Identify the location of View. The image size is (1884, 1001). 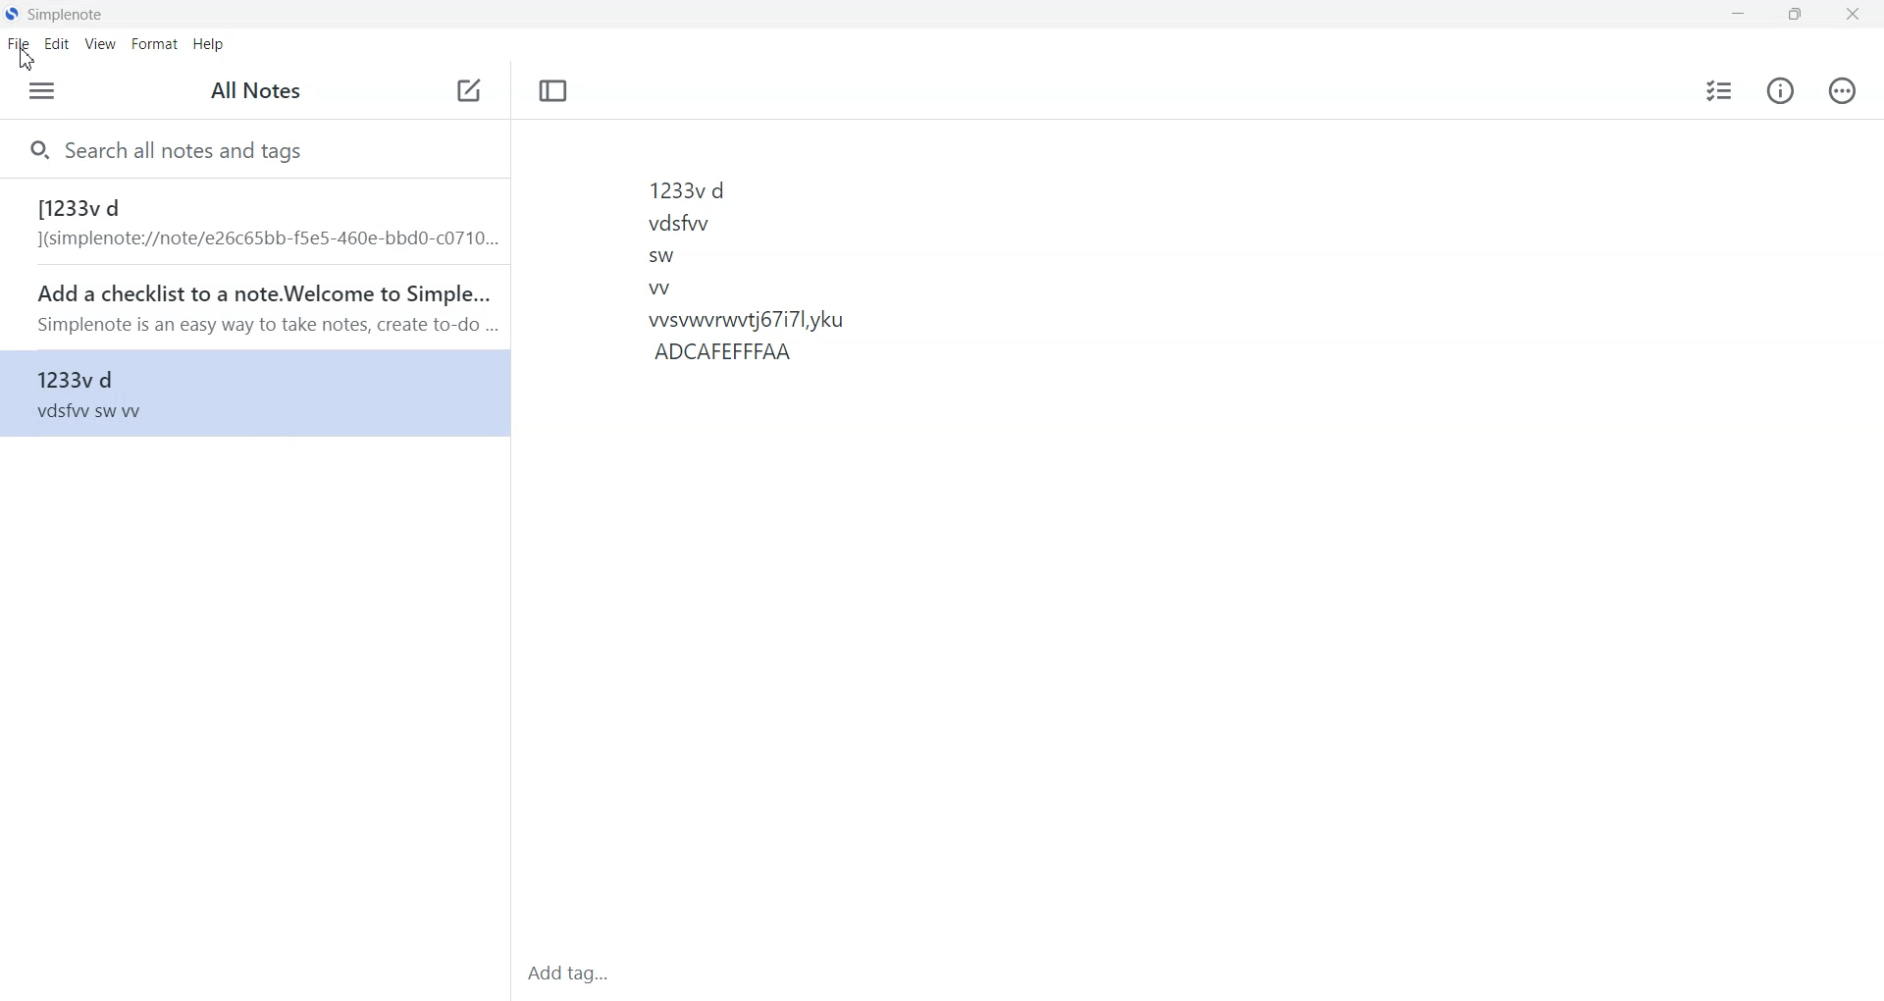
(99, 44).